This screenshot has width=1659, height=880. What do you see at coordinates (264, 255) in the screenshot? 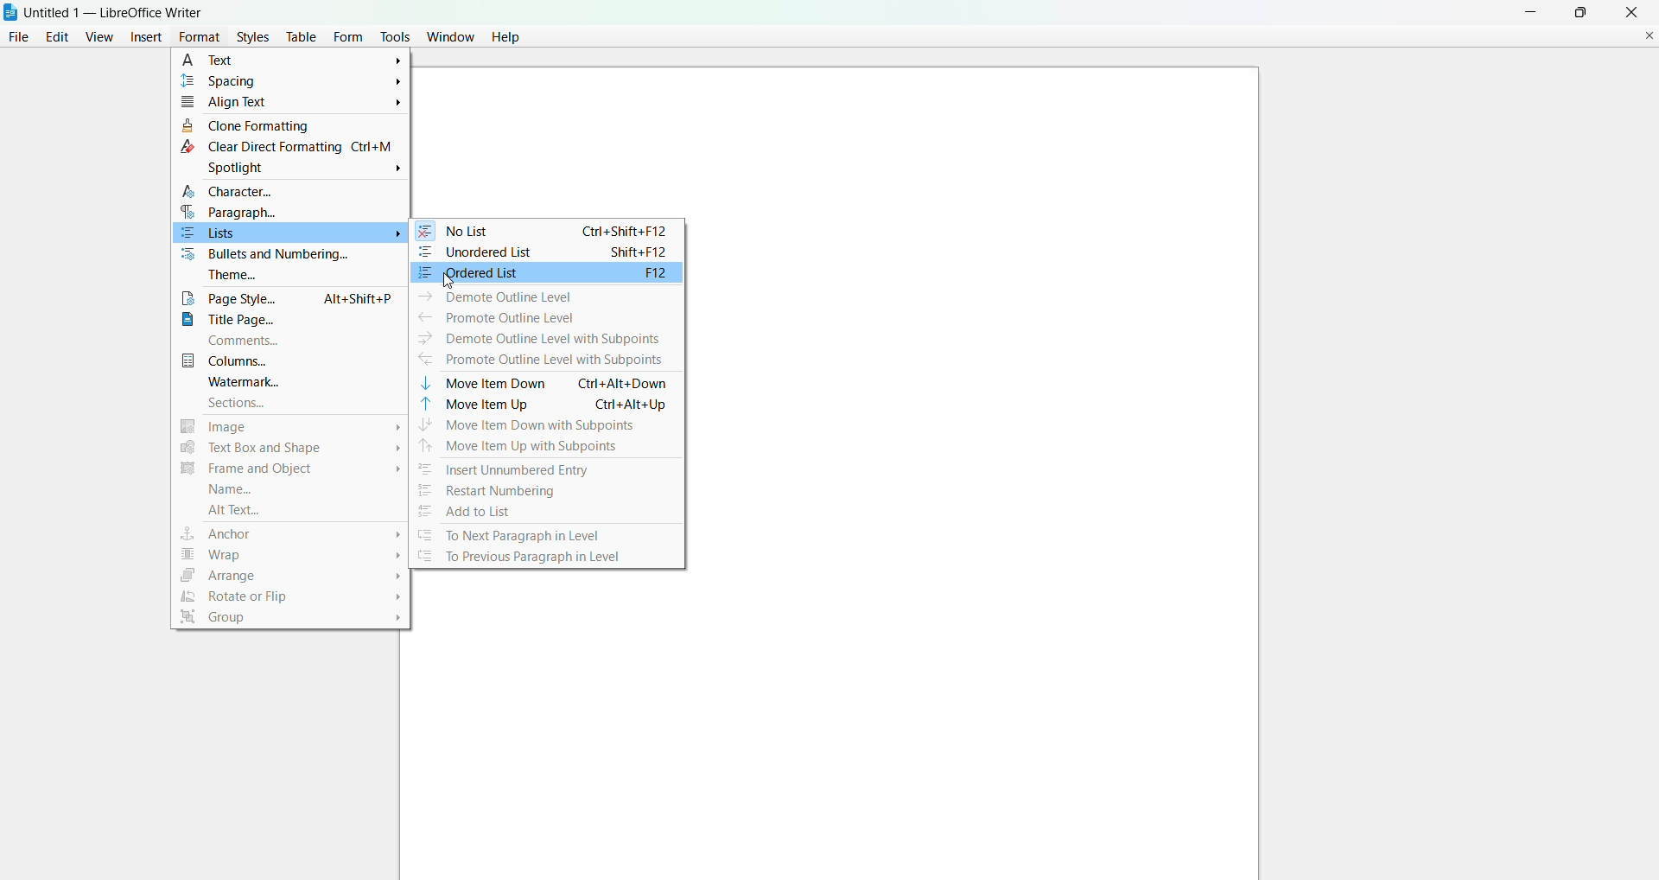
I see `bullets and numbering` at bounding box center [264, 255].